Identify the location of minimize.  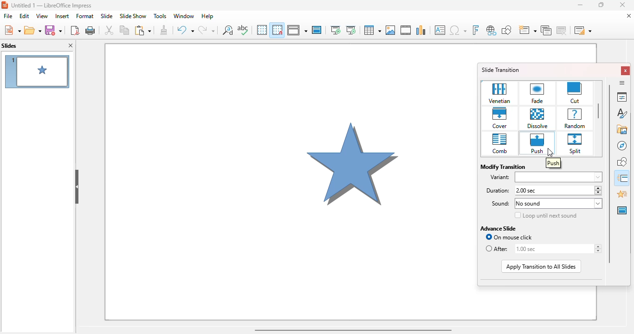
(580, 5).